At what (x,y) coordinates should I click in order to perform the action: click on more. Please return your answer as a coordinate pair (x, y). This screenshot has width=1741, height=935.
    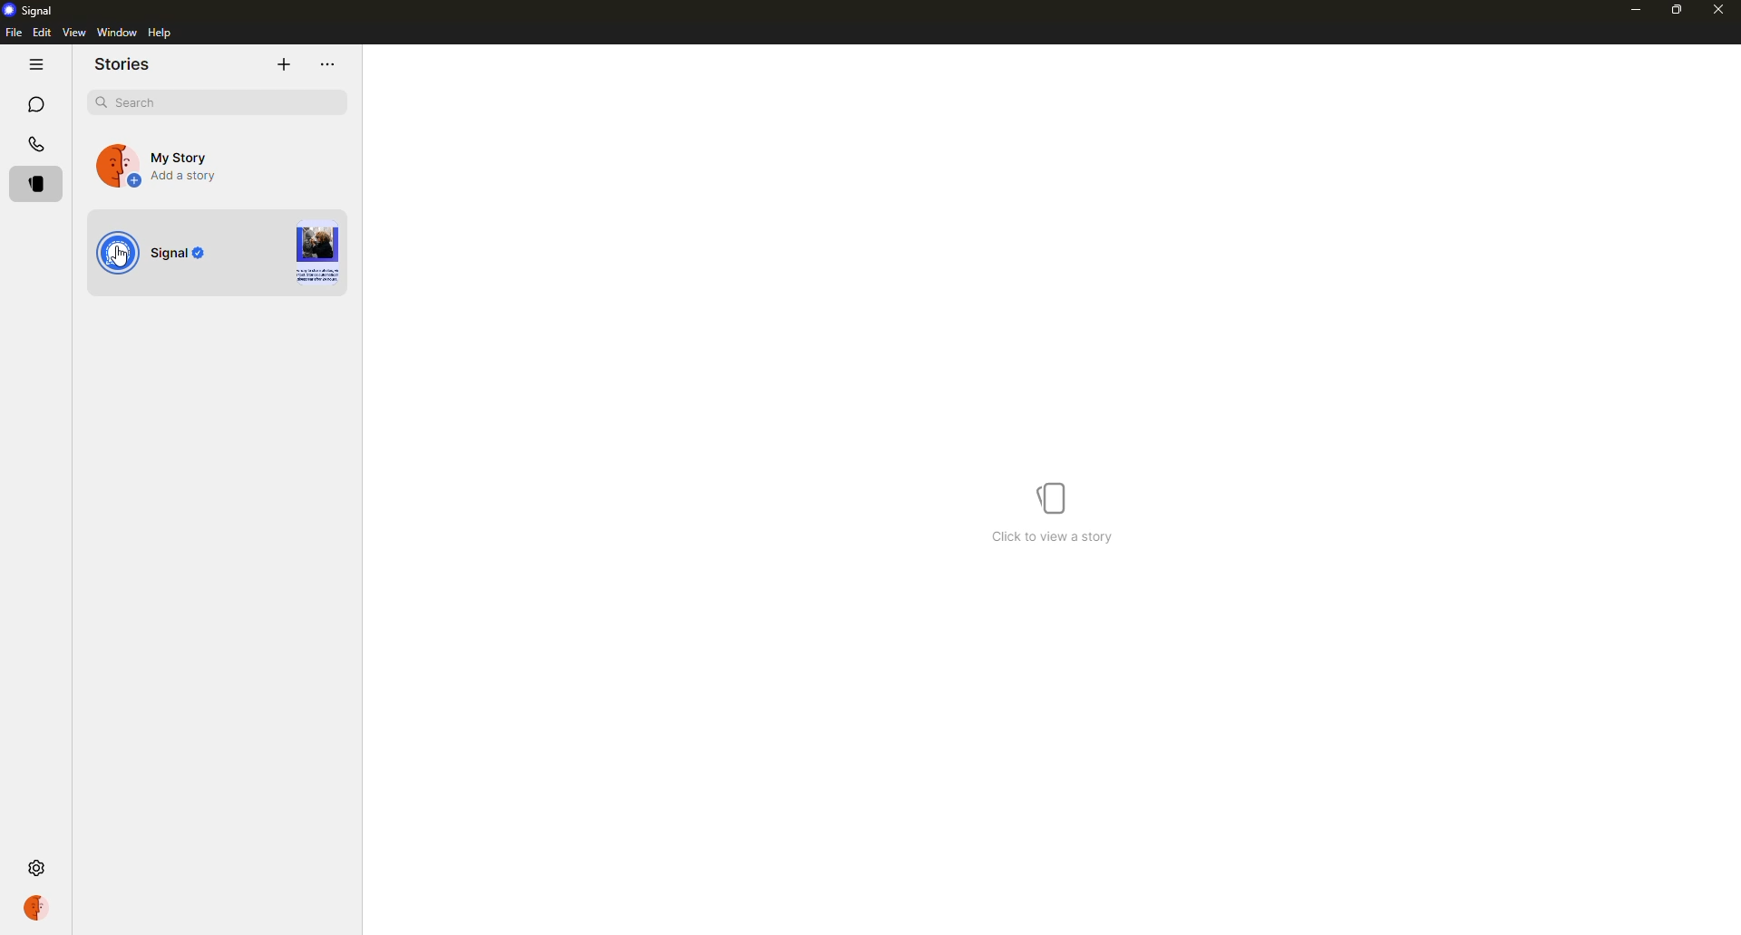
    Looking at the image, I should click on (327, 63).